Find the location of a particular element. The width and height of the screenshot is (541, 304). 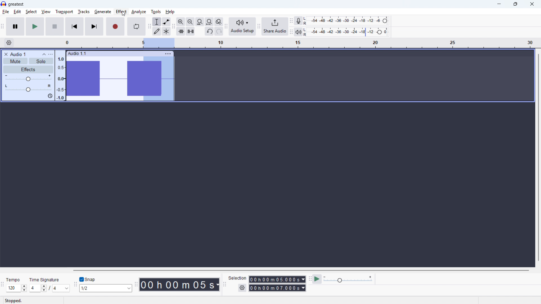

Record  is located at coordinates (115, 26).